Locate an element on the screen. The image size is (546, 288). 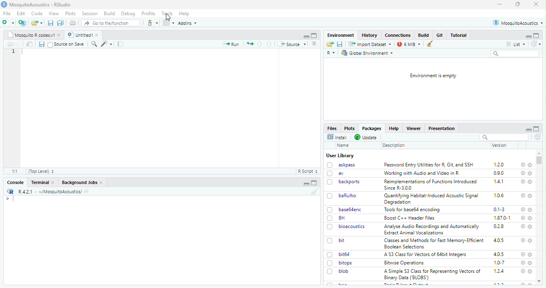
cursor is located at coordinates (168, 17).